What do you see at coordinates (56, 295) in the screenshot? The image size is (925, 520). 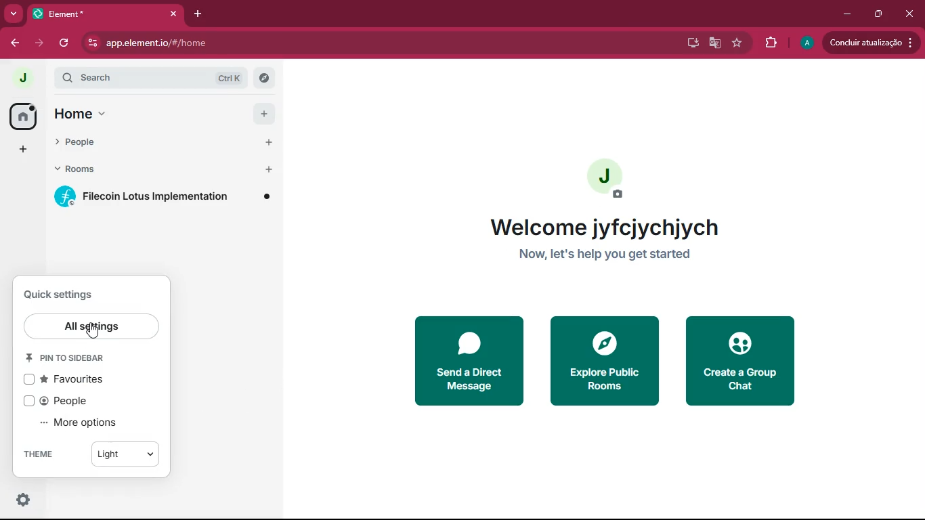 I see `quick settings` at bounding box center [56, 295].